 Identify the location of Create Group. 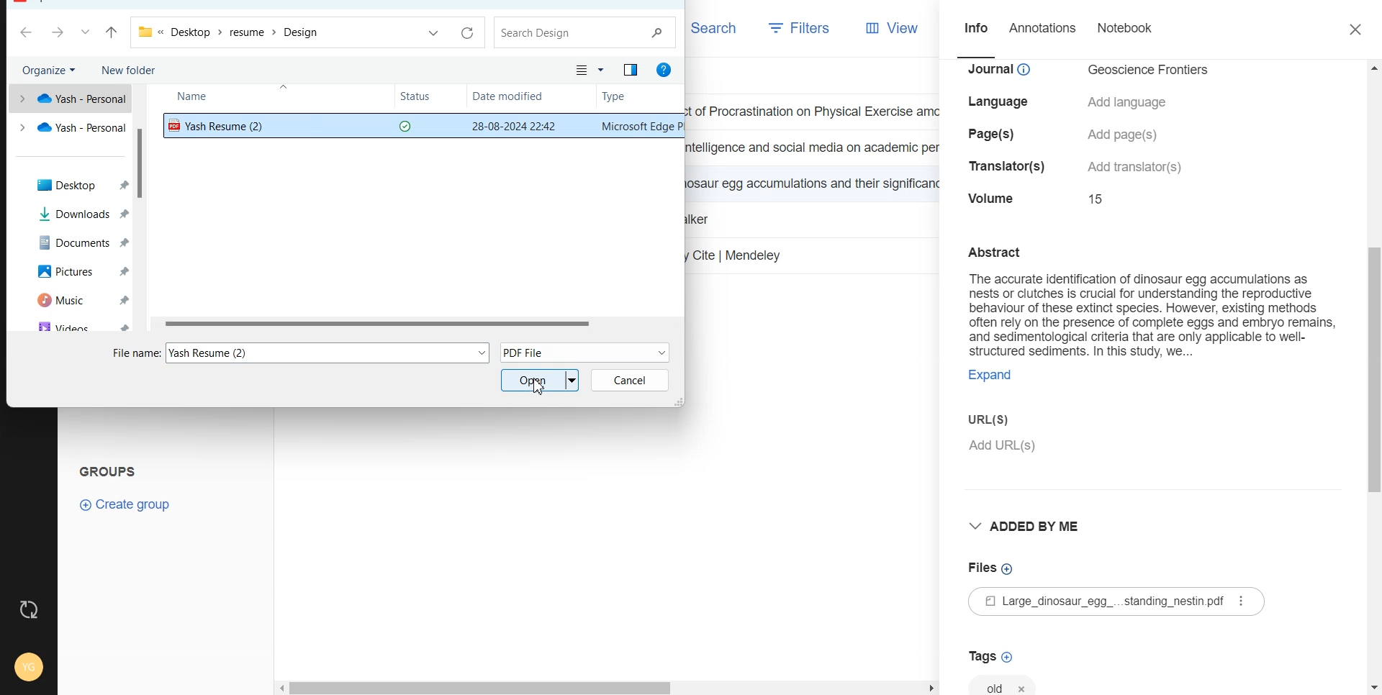
(126, 504).